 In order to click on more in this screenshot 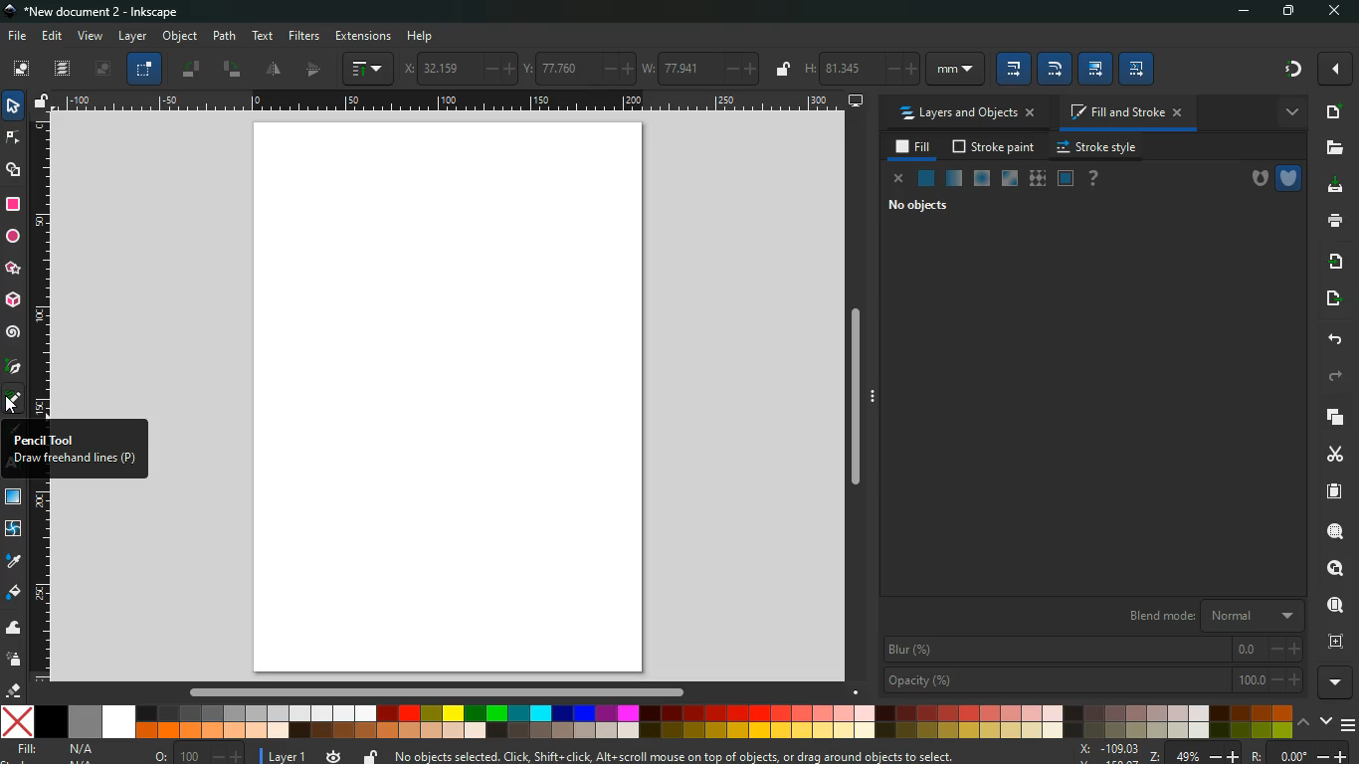, I will do `click(1293, 115)`.